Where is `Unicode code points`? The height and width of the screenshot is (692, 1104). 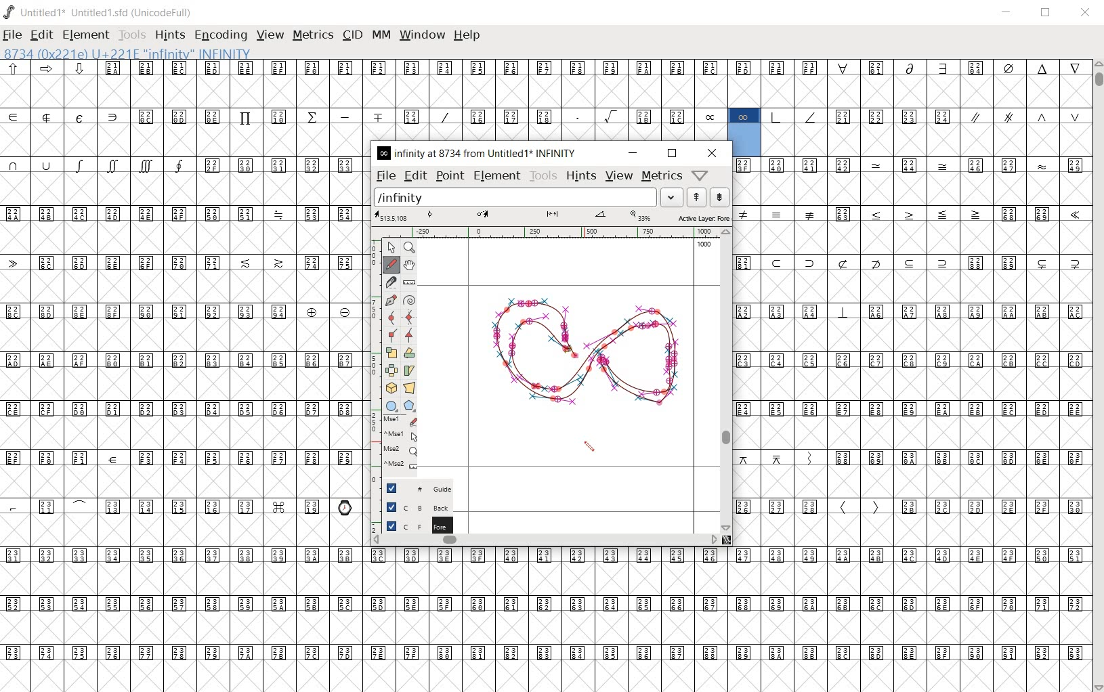
Unicode code points is located at coordinates (187, 311).